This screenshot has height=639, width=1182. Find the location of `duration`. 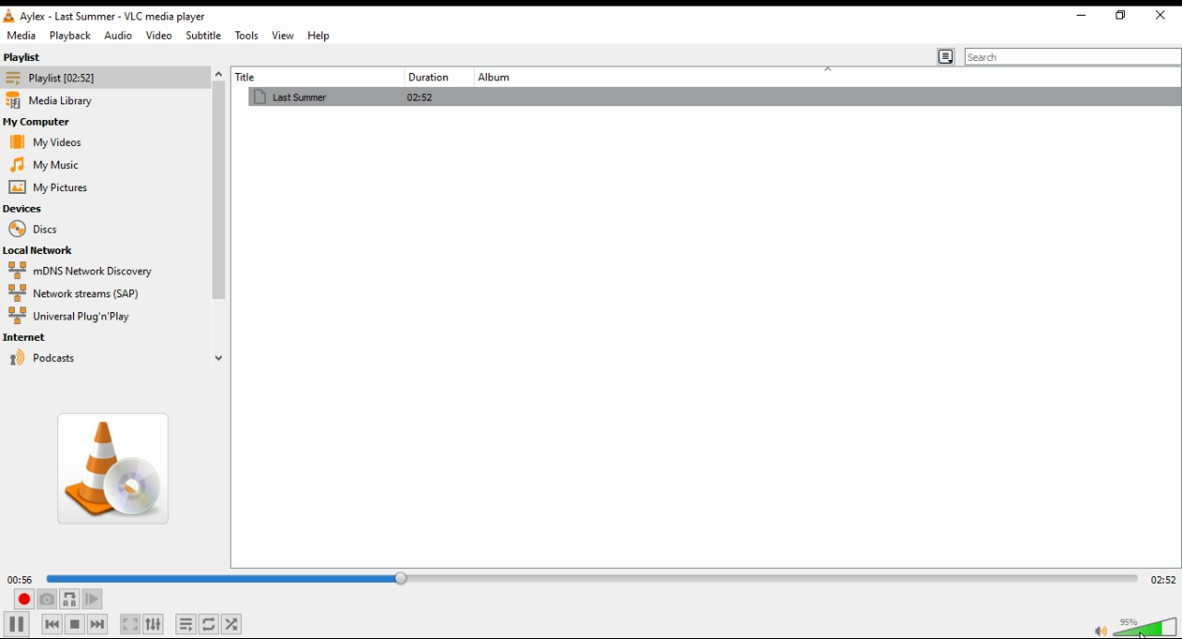

duration is located at coordinates (427, 77).